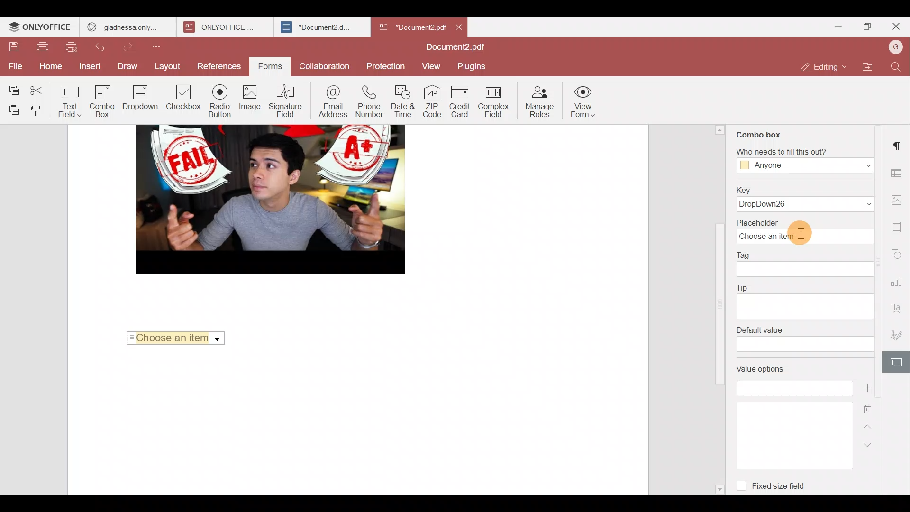 The height and width of the screenshot is (512, 910). I want to click on Account name, so click(893, 50).